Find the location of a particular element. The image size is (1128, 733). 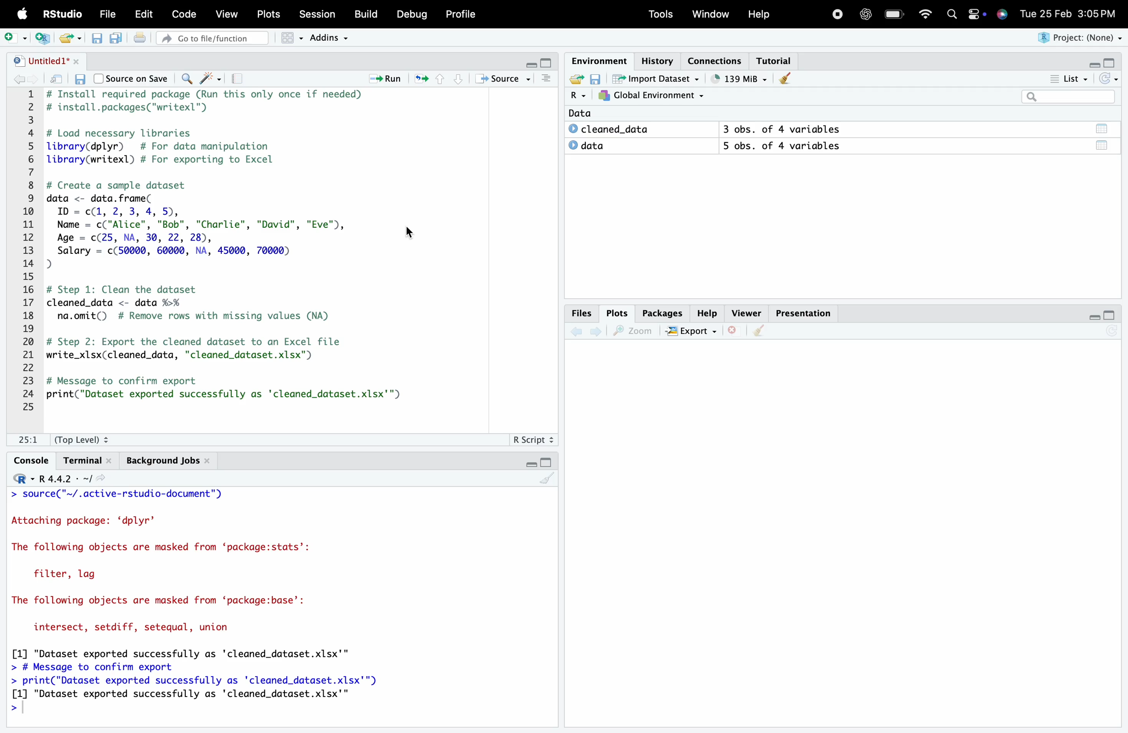

Session is located at coordinates (316, 16).